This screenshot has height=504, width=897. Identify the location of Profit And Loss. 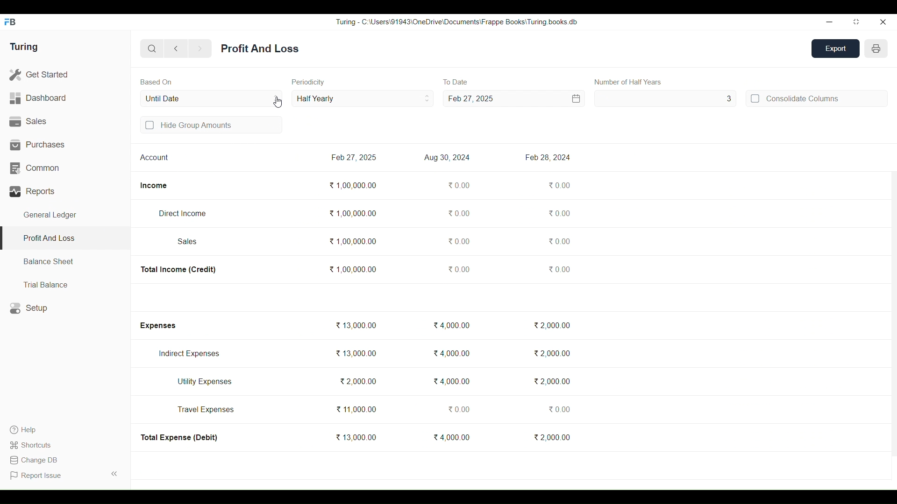
(260, 49).